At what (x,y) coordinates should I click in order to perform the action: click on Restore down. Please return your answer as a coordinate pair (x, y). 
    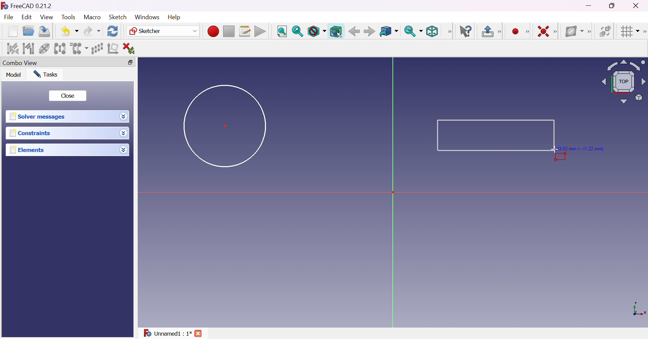
    Looking at the image, I should click on (613, 6).